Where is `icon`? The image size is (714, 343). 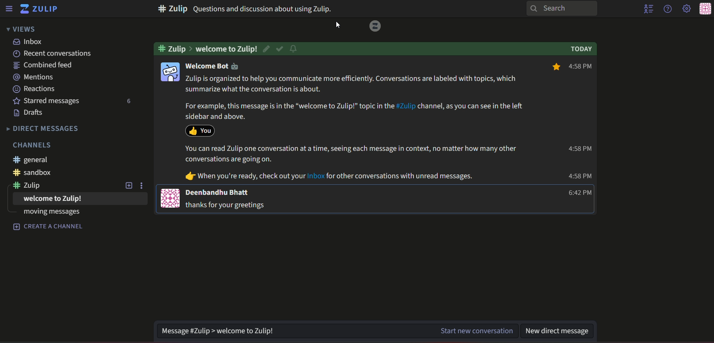 icon is located at coordinates (171, 72).